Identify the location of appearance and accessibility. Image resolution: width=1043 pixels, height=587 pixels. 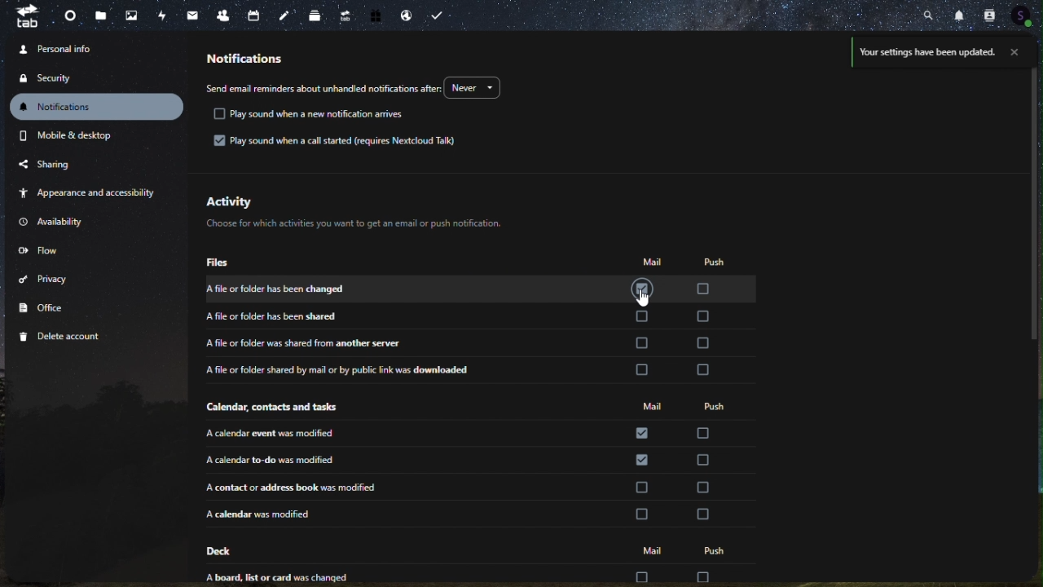
(92, 193).